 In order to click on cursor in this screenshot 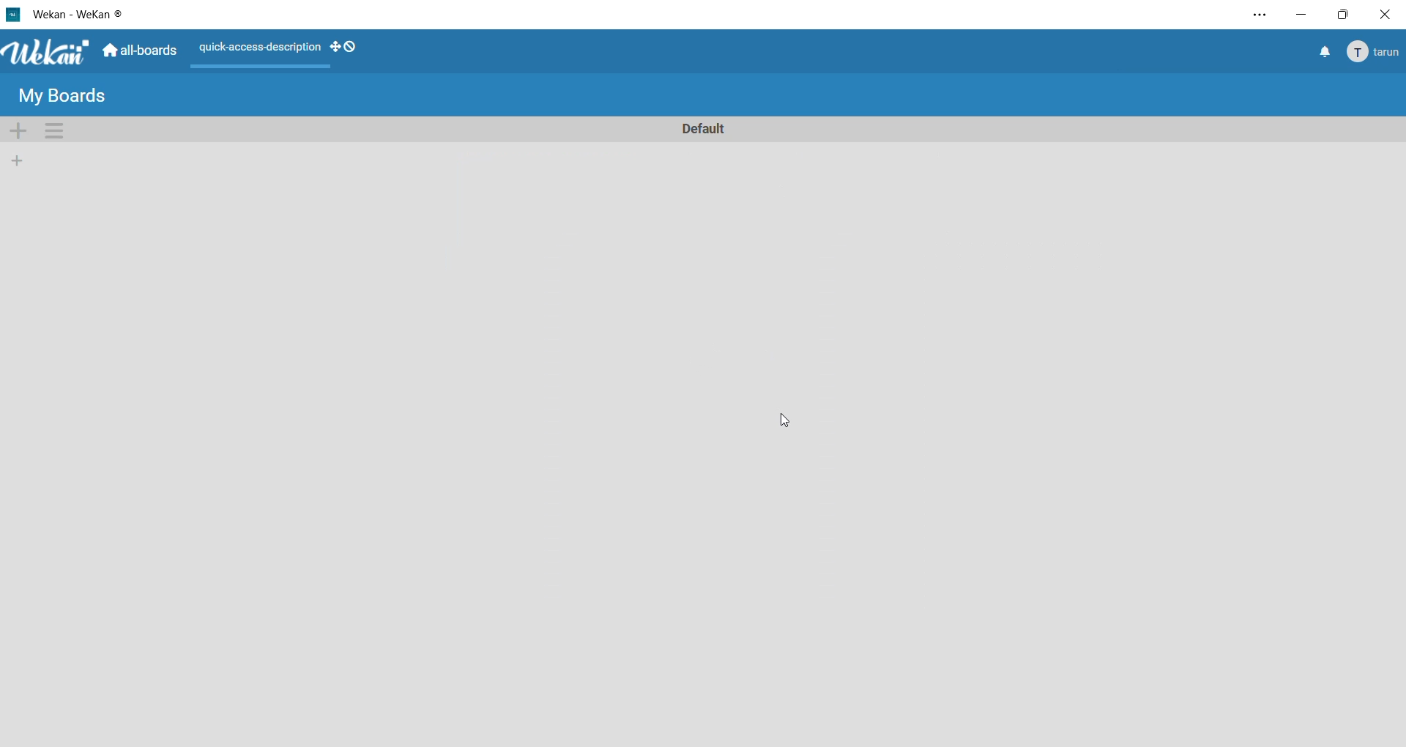, I will do `click(791, 420)`.